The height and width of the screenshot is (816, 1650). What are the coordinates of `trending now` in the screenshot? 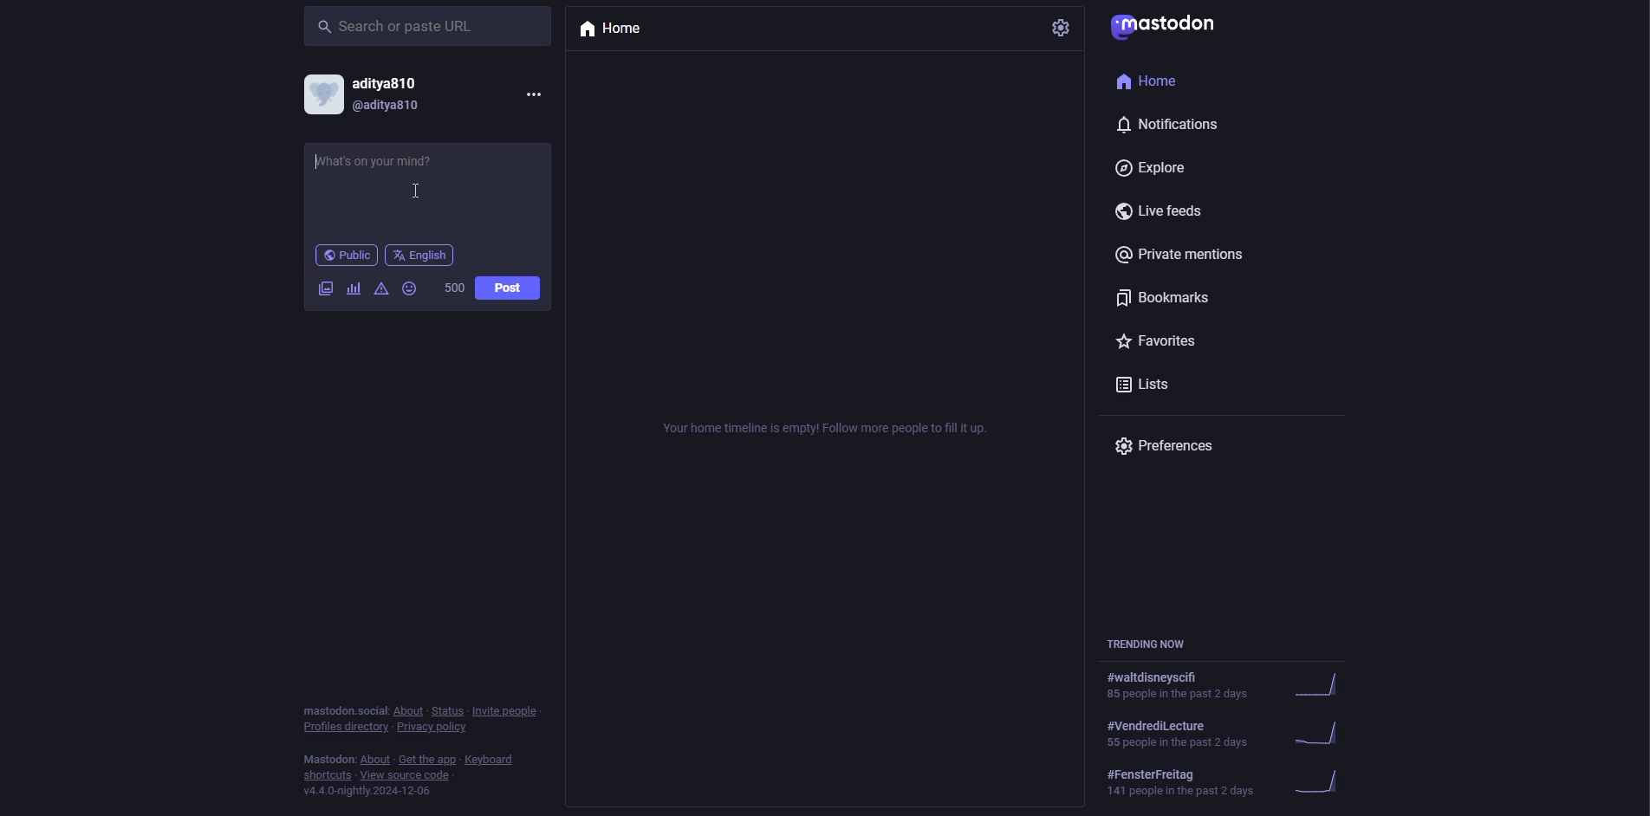 It's located at (1232, 780).